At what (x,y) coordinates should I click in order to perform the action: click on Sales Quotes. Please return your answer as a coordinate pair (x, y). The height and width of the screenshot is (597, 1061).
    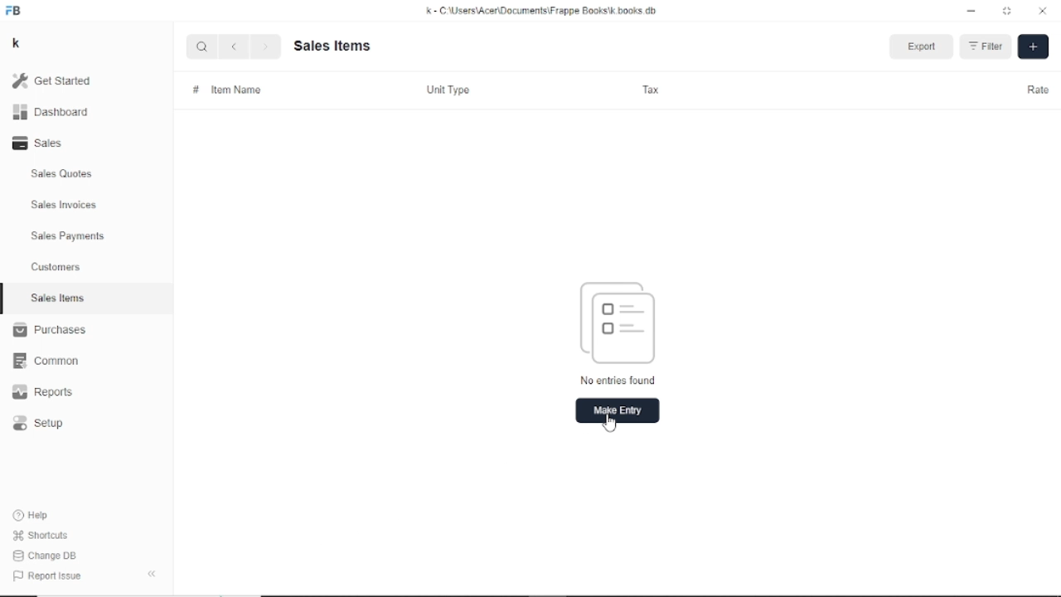
    Looking at the image, I should click on (63, 174).